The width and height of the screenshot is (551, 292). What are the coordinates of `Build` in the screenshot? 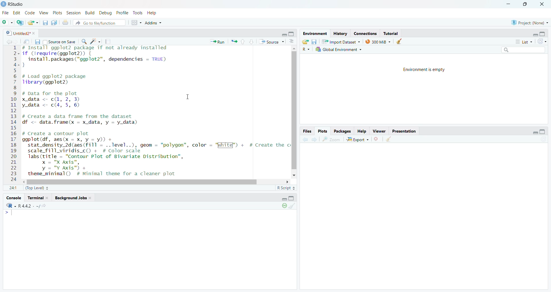 It's located at (89, 13).